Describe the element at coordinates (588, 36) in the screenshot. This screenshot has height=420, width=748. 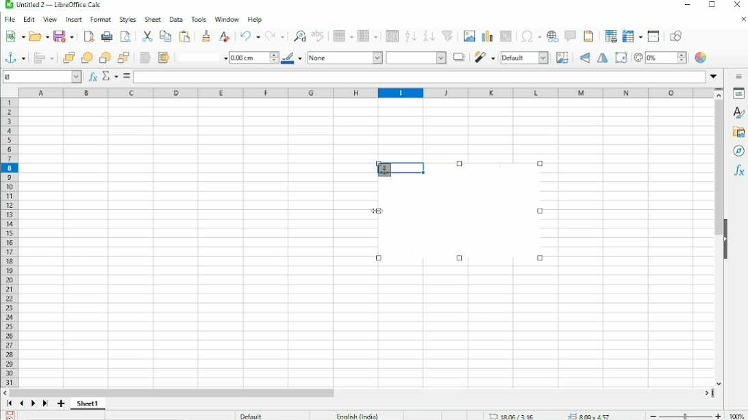
I see `Headers and footers` at that location.